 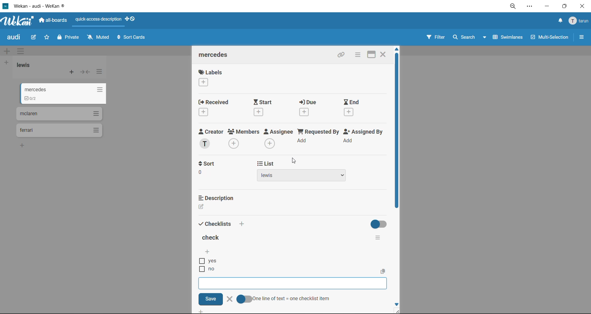 I want to click on add checklist option, so click(x=207, y=251).